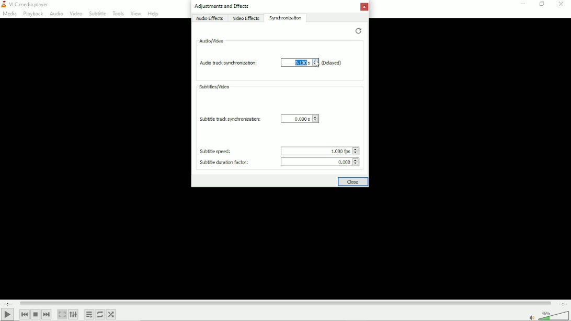 The width and height of the screenshot is (571, 321). What do you see at coordinates (111, 314) in the screenshot?
I see `Random` at bounding box center [111, 314].